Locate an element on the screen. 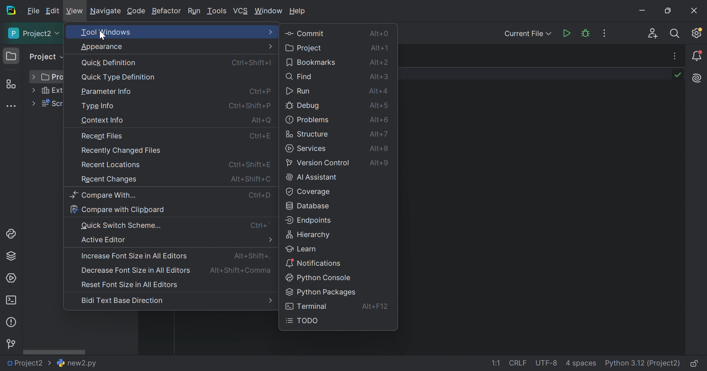  Ctrl+E is located at coordinates (262, 137).